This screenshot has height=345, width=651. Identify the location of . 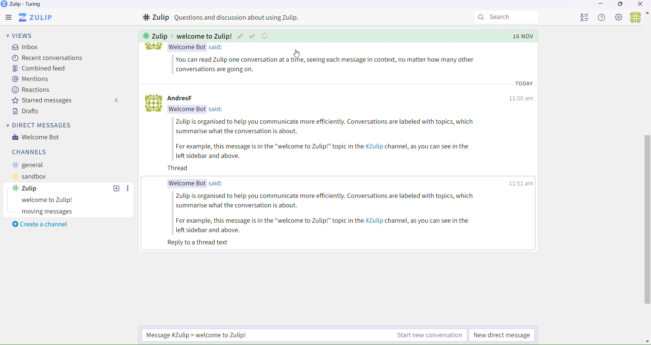
(23, 188).